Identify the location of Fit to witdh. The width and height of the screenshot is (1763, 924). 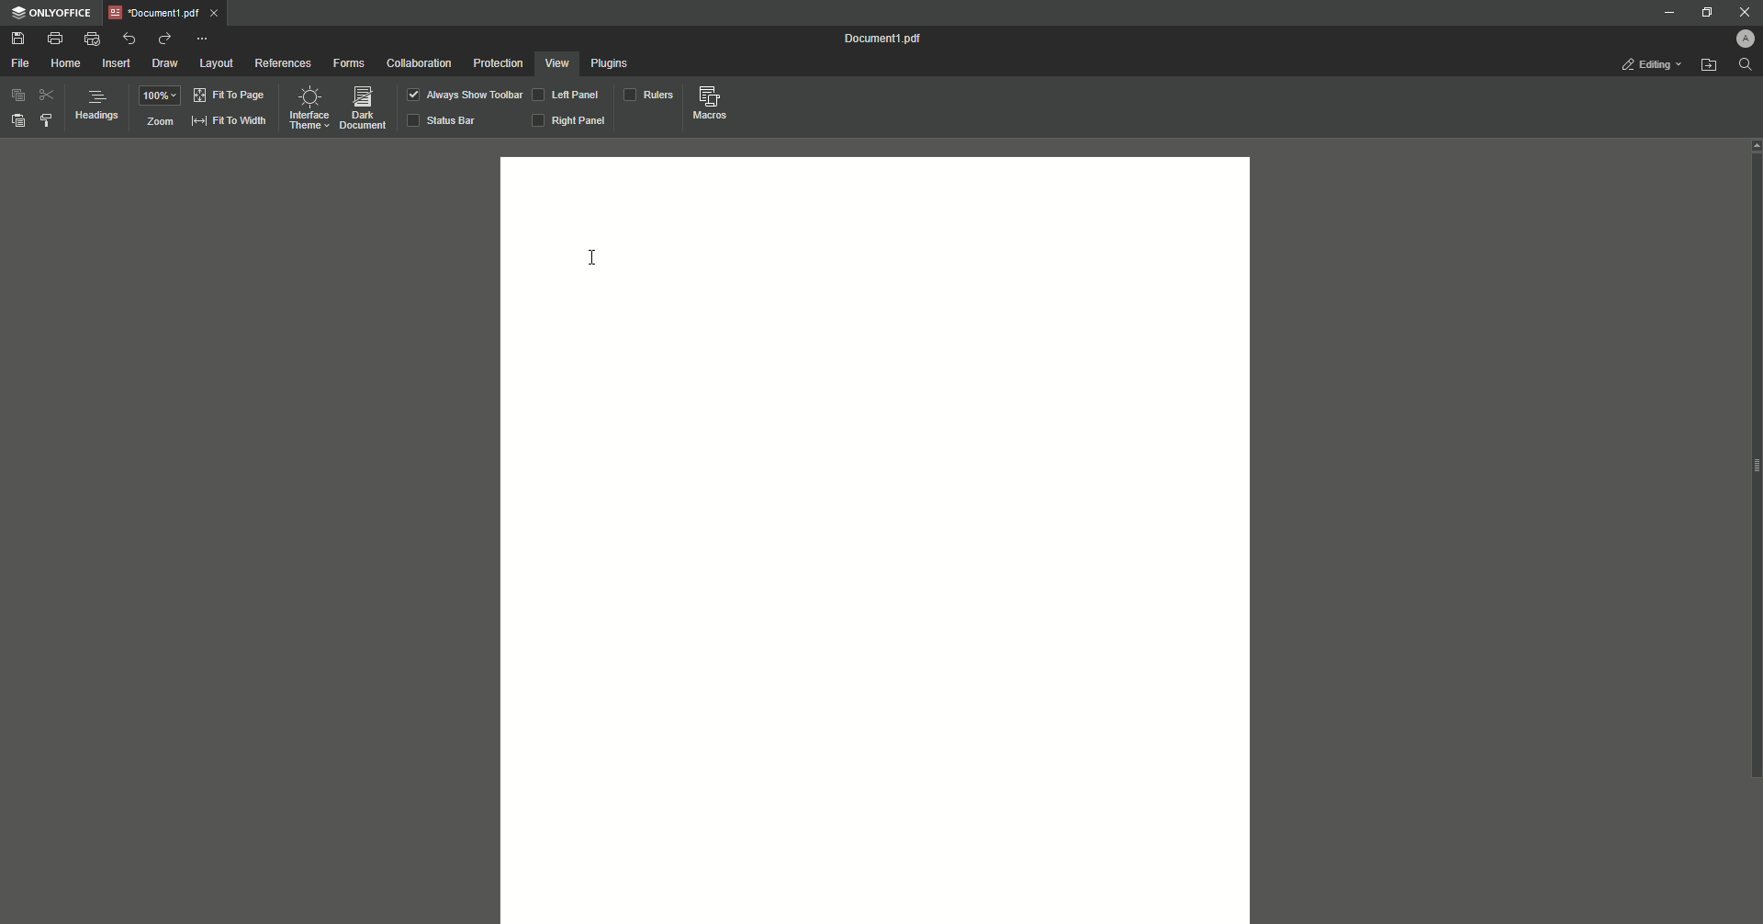
(230, 122).